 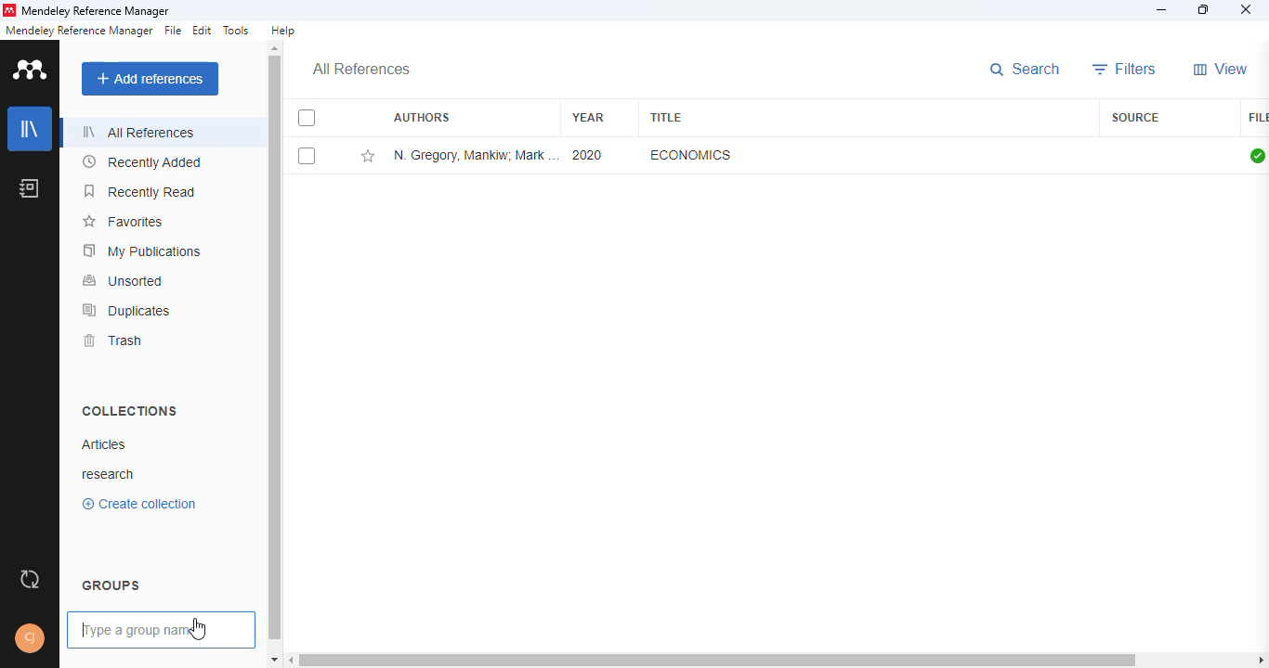 I want to click on filters, so click(x=1125, y=70).